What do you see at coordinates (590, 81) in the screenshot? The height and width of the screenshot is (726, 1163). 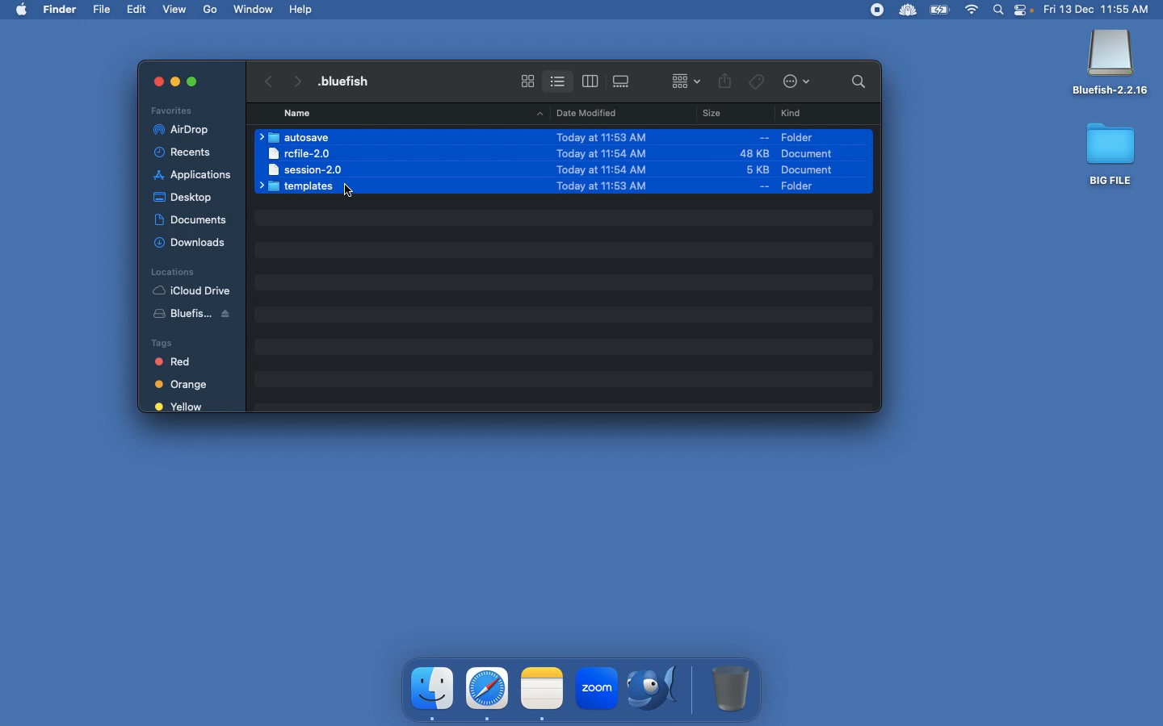 I see `Column View` at bounding box center [590, 81].